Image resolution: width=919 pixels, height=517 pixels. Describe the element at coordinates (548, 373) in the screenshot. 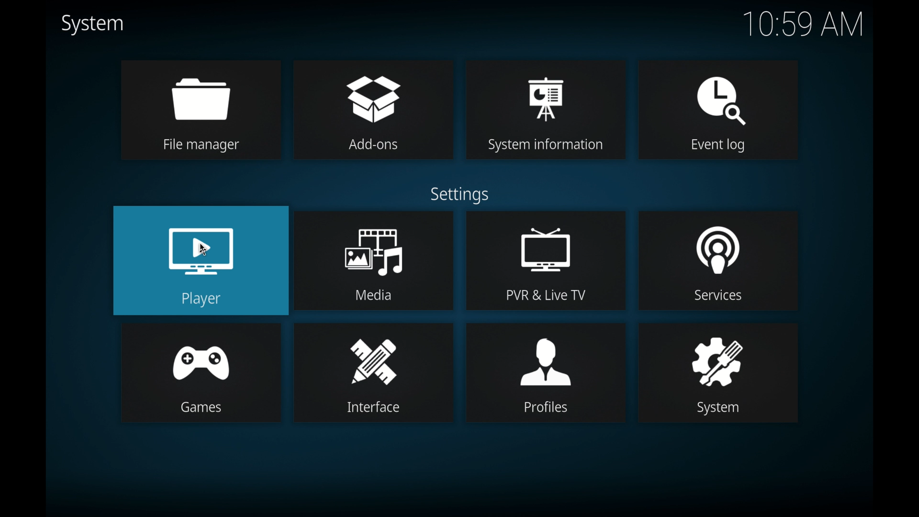

I see `profiles` at that location.